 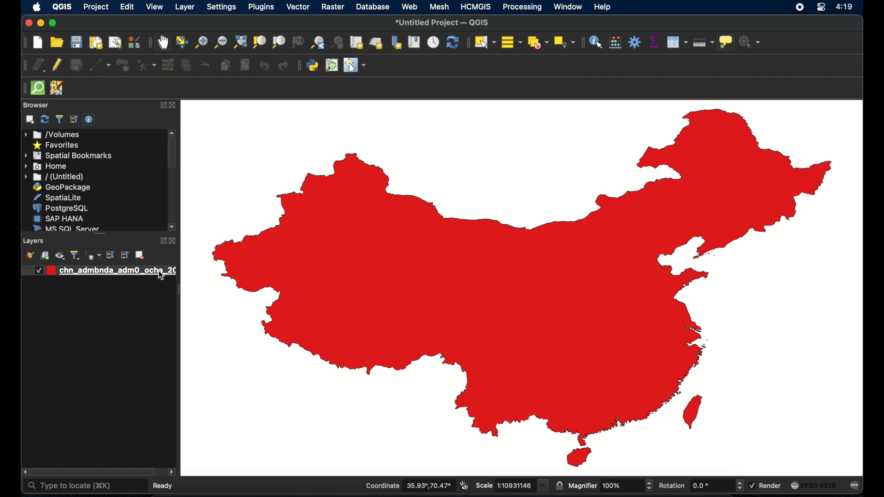 I want to click on untitled menu, so click(x=53, y=177).